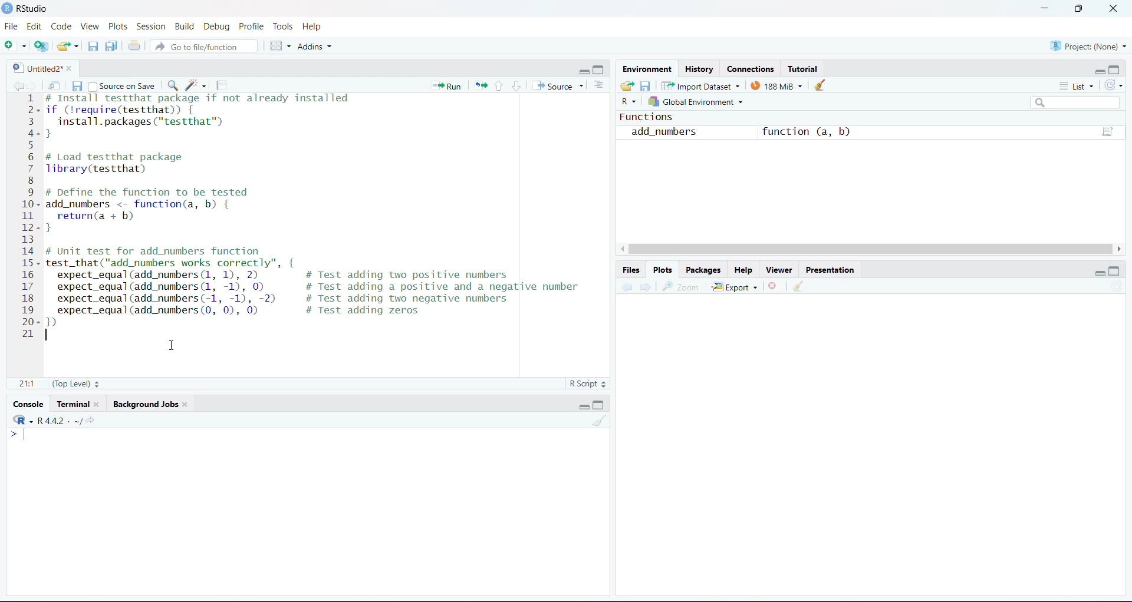 This screenshot has height=602, width=1132. What do you see at coordinates (697, 68) in the screenshot?
I see `History` at bounding box center [697, 68].